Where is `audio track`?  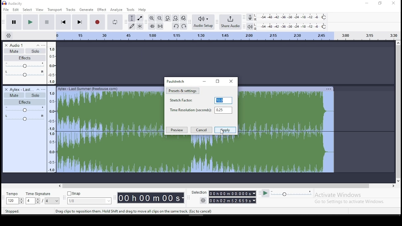 audio track is located at coordinates (287, 129).